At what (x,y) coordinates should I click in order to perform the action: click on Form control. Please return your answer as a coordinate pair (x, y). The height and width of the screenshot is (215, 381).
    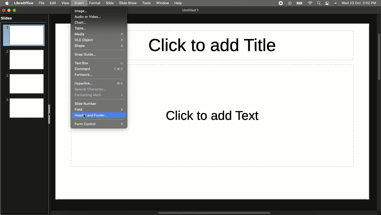
    Looking at the image, I should click on (99, 124).